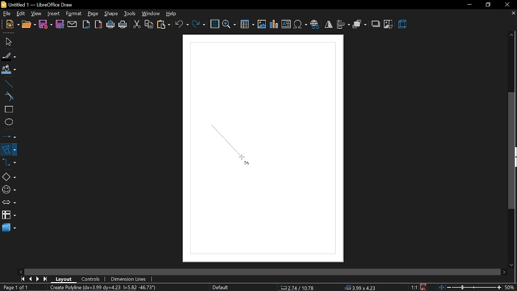  What do you see at coordinates (512, 264) in the screenshot?
I see `move down` at bounding box center [512, 264].